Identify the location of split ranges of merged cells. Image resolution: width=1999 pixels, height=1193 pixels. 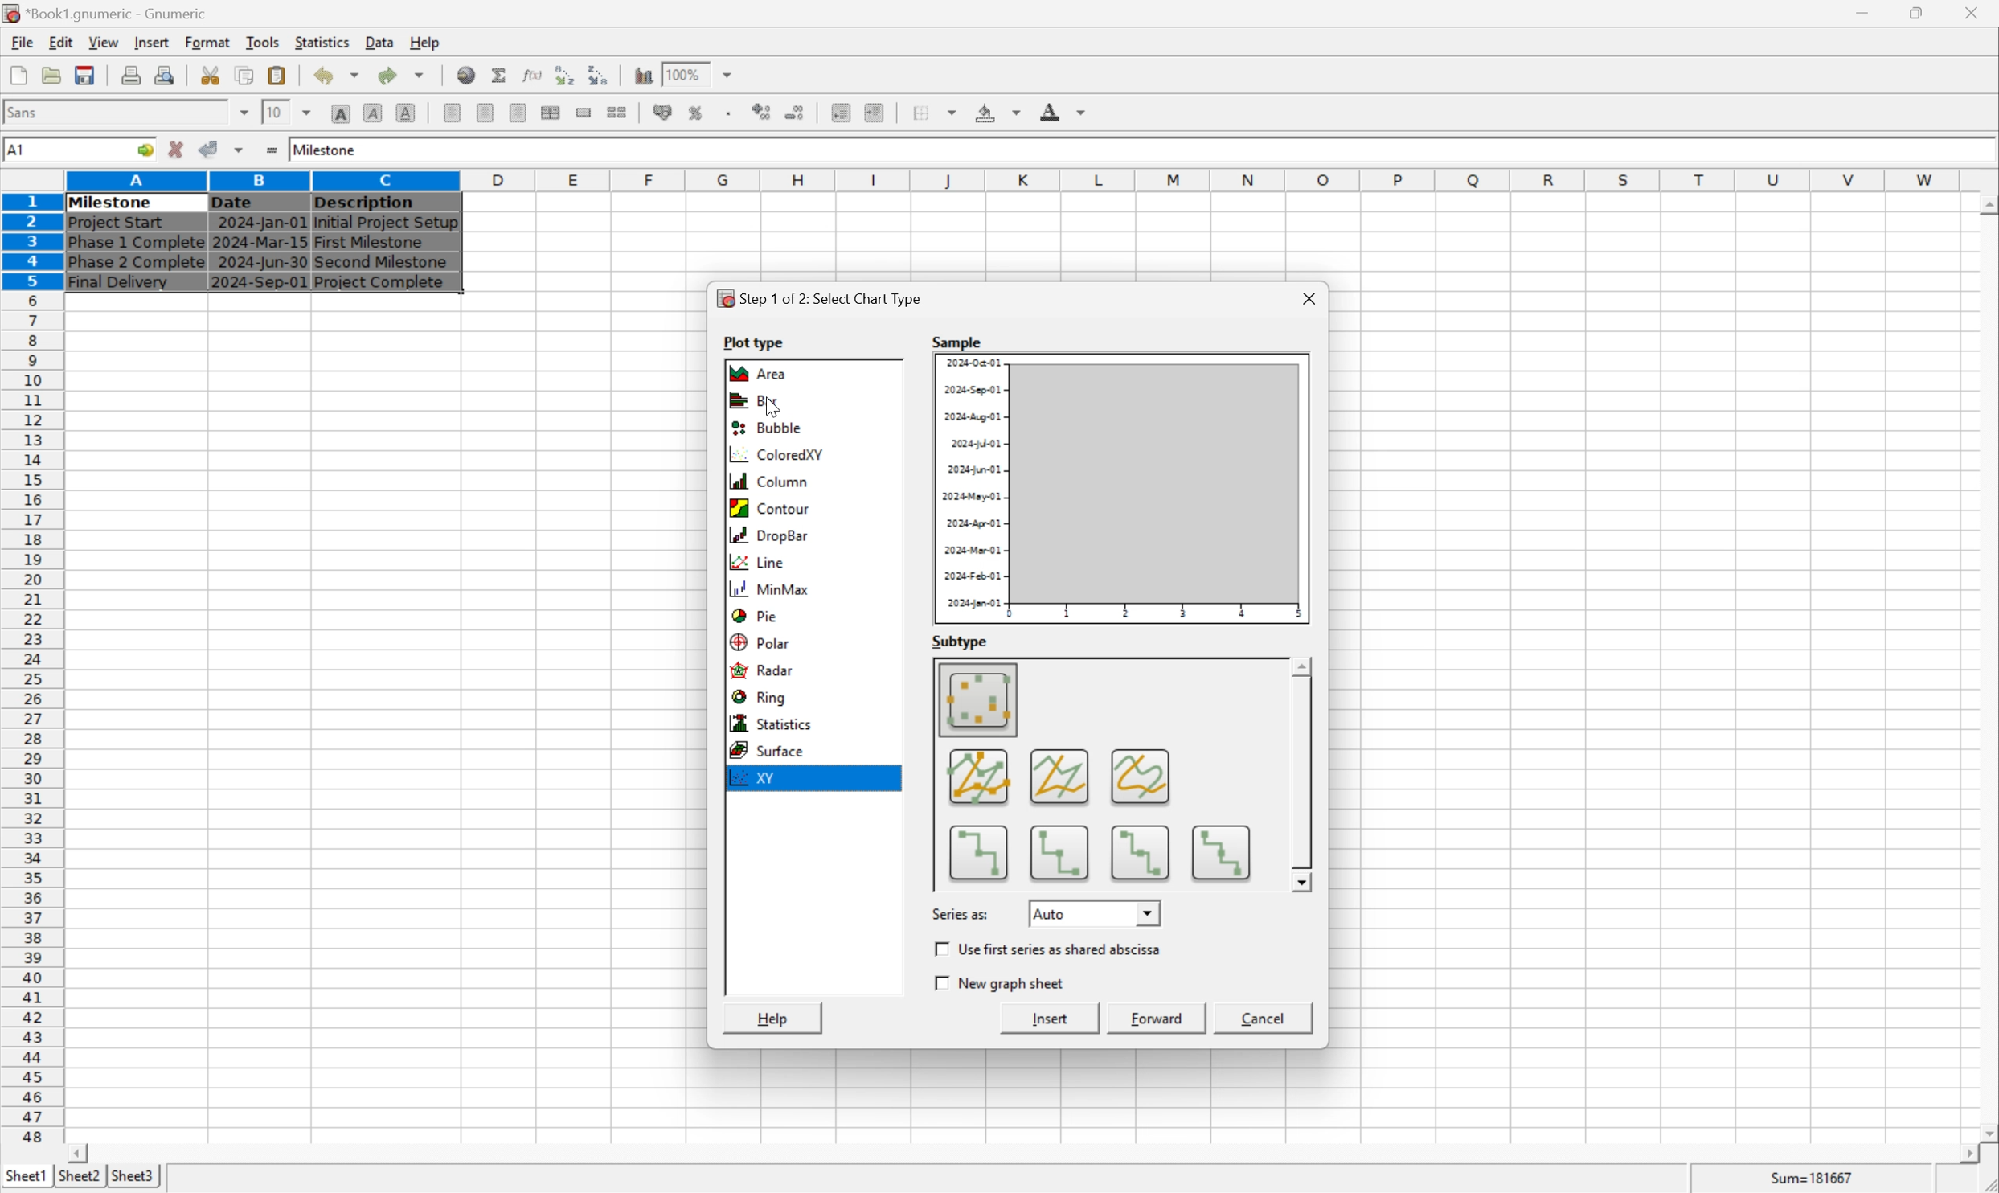
(619, 112).